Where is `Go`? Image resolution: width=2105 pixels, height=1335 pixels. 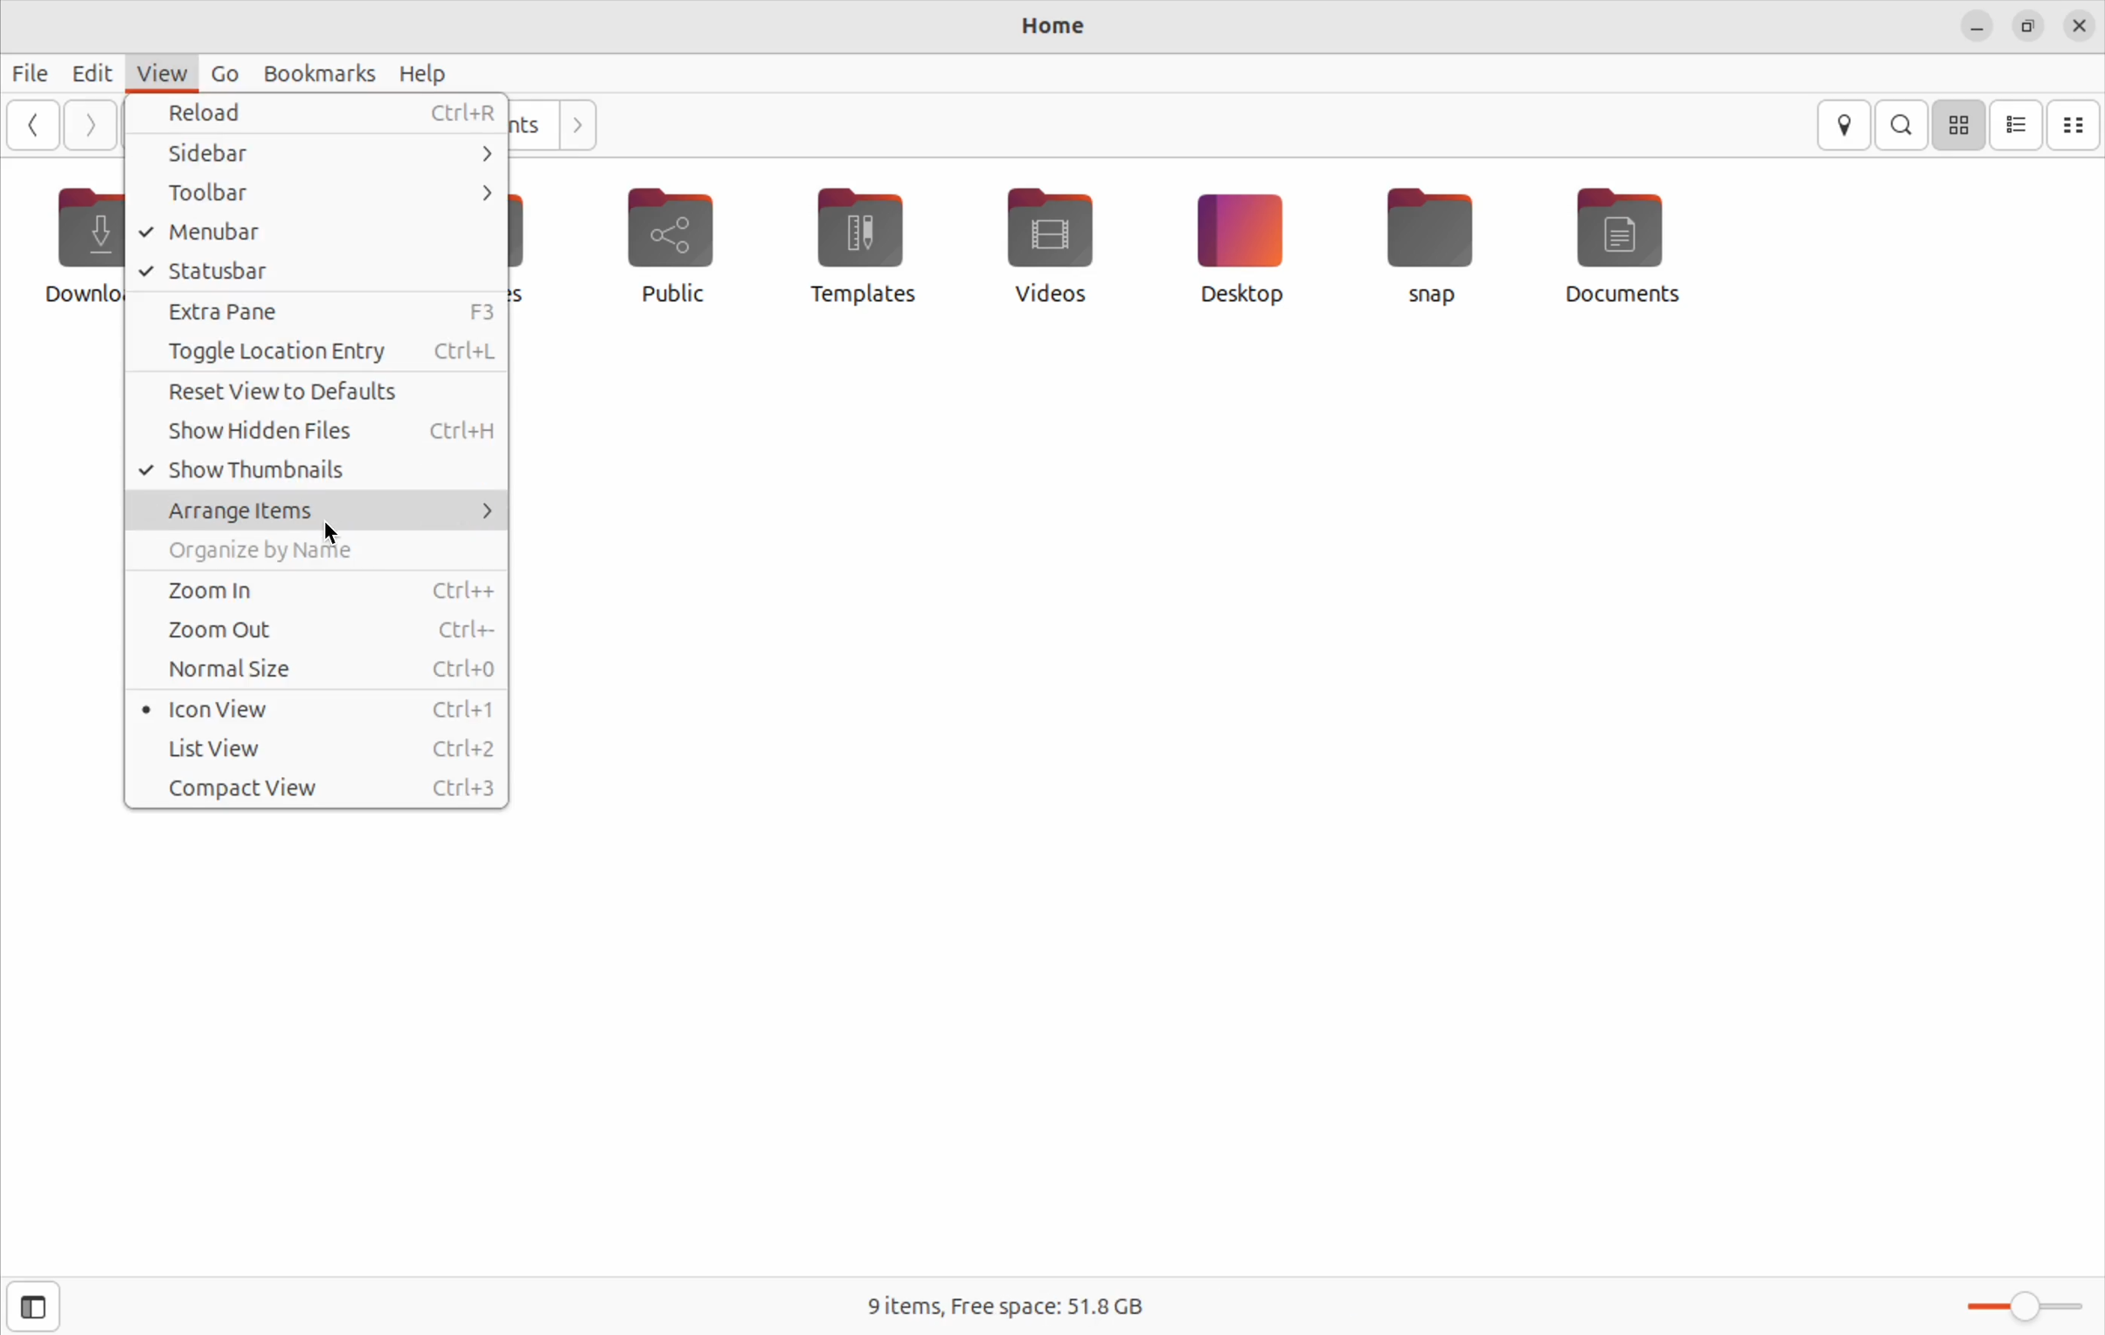
Go is located at coordinates (220, 73).